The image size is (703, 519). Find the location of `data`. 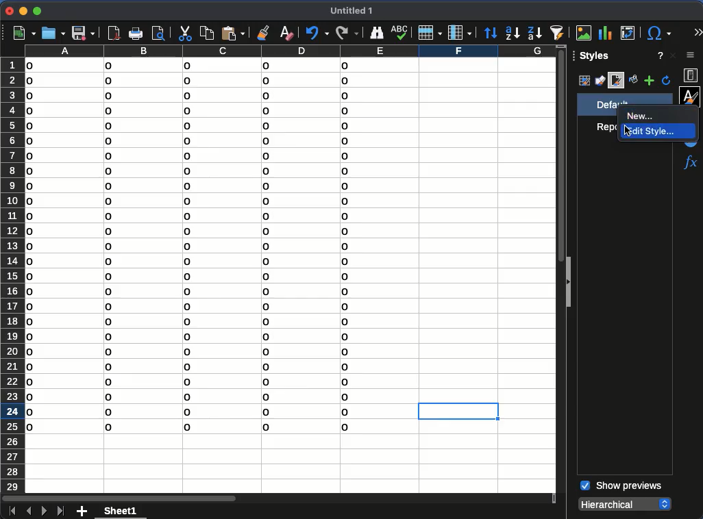

data is located at coordinates (193, 250).